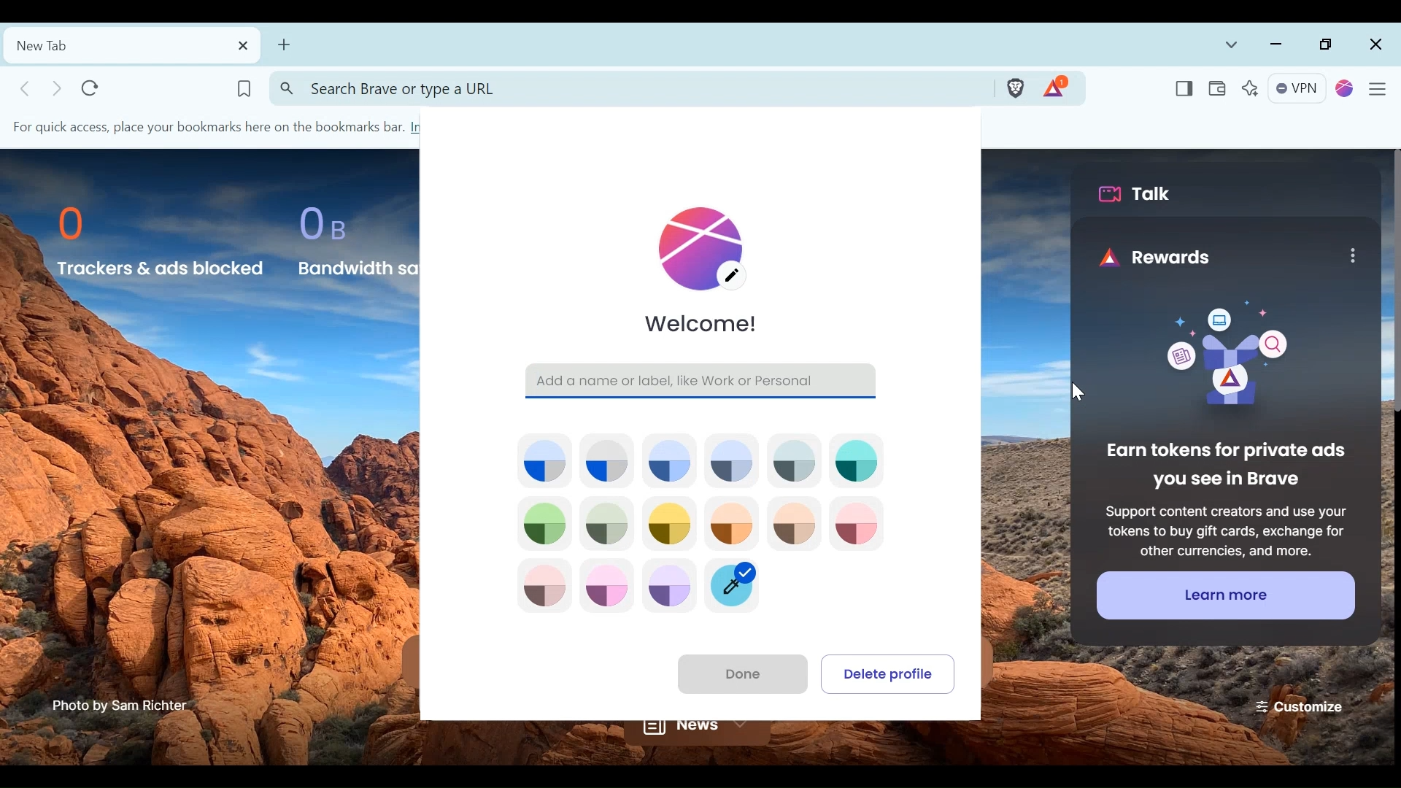 The height and width of the screenshot is (788, 1401). I want to click on Welcome!, so click(703, 325).